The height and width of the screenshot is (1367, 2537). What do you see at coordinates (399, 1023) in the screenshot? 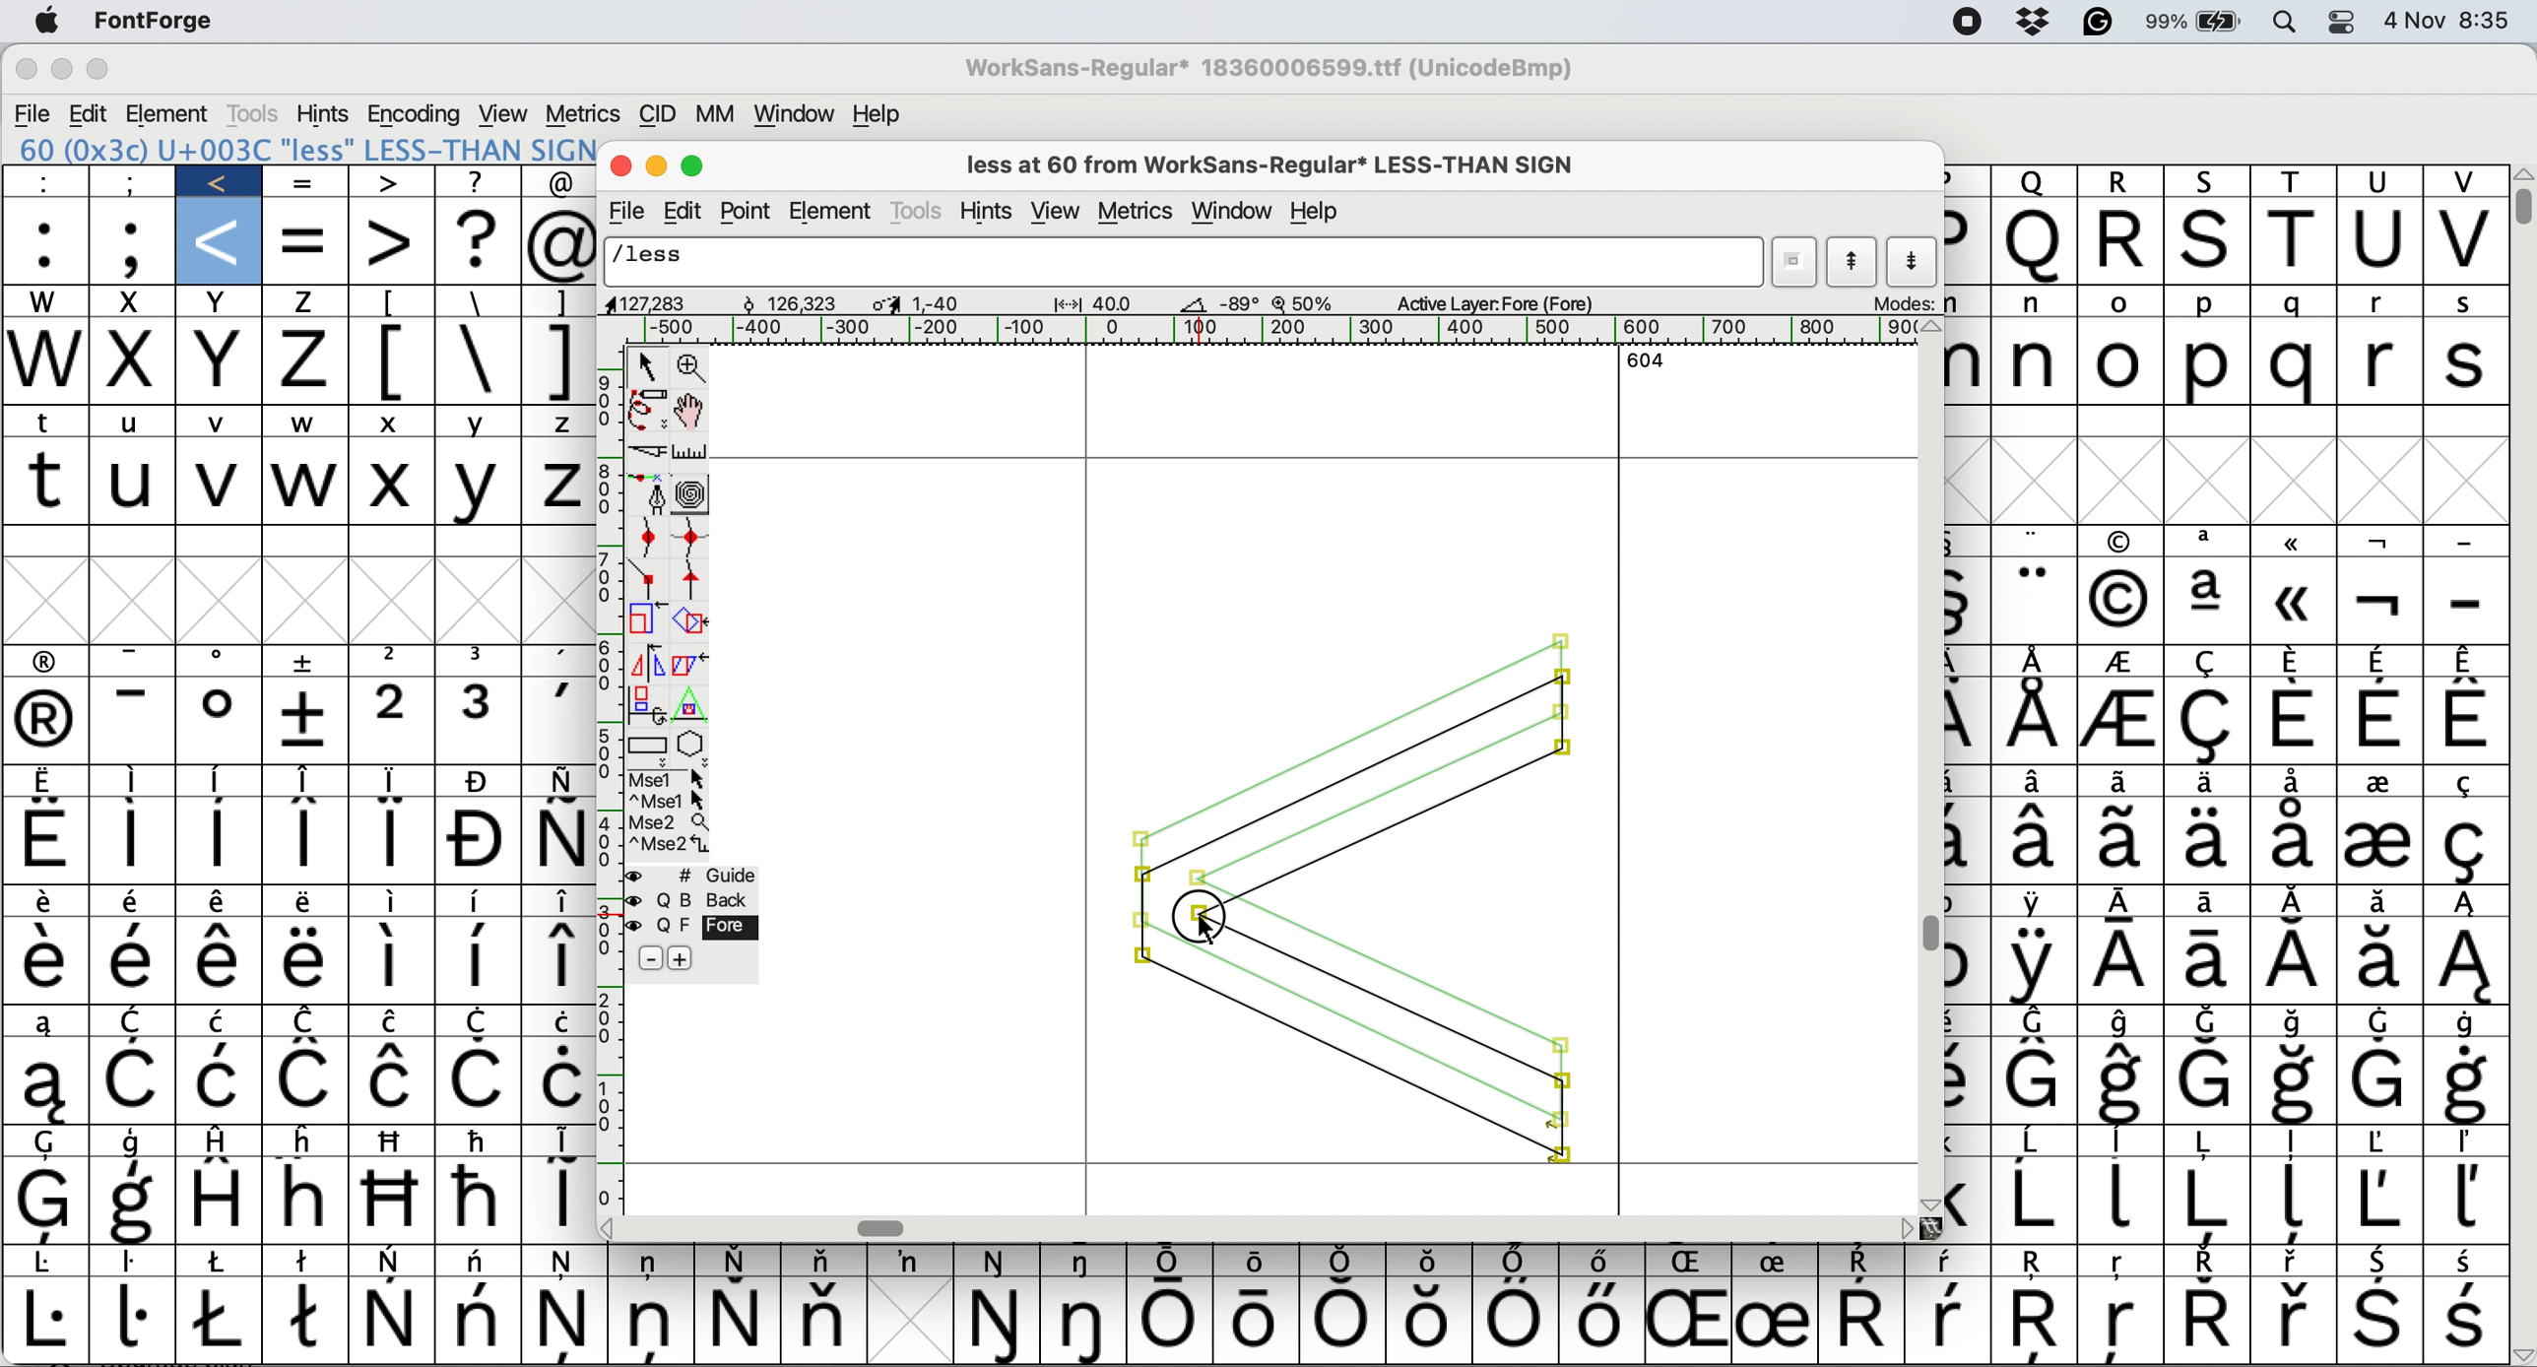
I see `Symbol` at bounding box center [399, 1023].